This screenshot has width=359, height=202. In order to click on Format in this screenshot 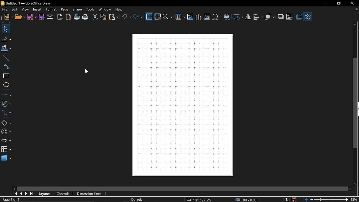, I will do `click(51, 10)`.